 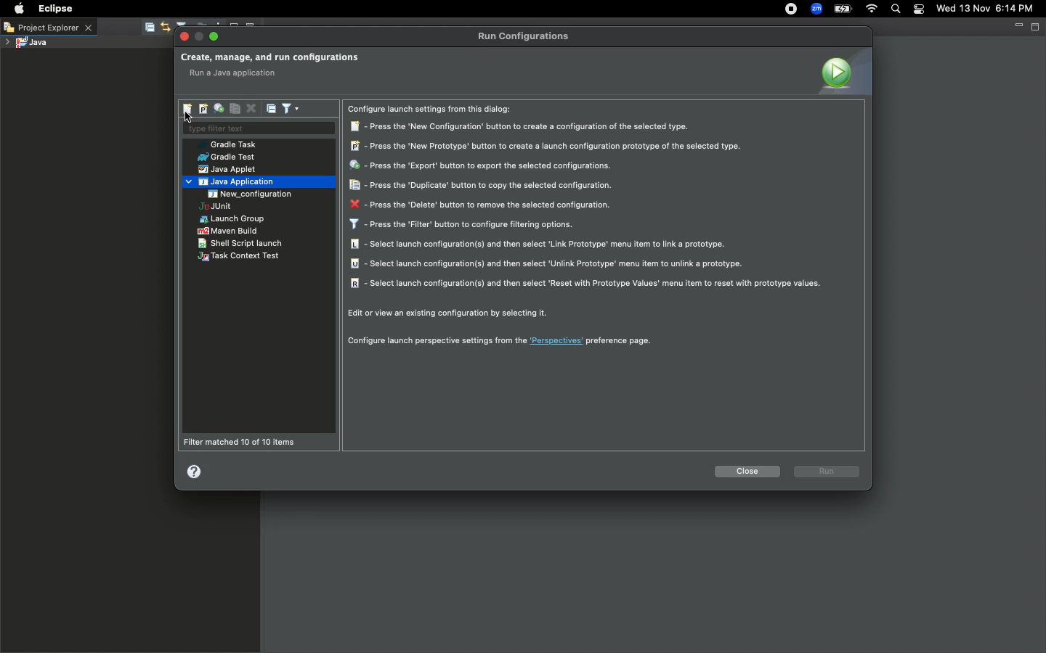 What do you see at coordinates (232, 182) in the screenshot?
I see `Java application` at bounding box center [232, 182].